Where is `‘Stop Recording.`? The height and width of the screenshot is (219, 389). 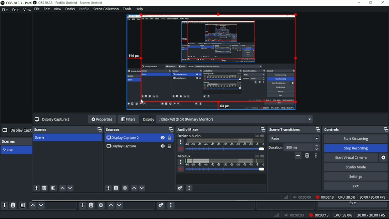 ‘Stop Recording. is located at coordinates (354, 148).